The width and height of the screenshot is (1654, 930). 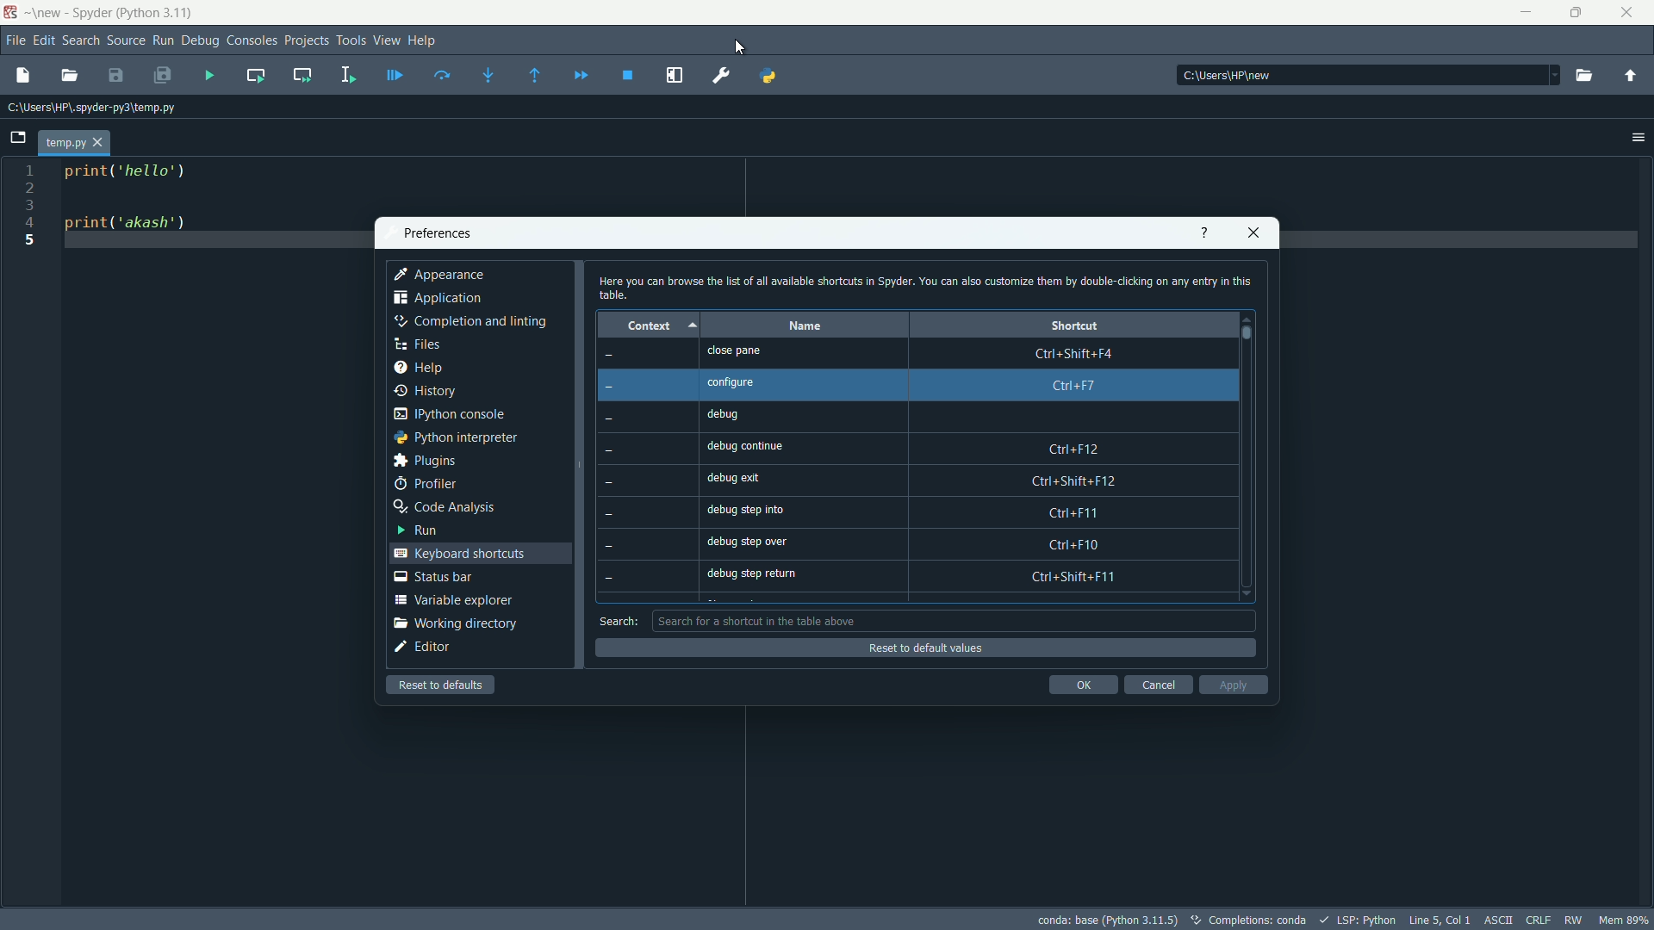 What do you see at coordinates (927, 384) in the screenshot?
I see `configure Ctrl+F7` at bounding box center [927, 384].